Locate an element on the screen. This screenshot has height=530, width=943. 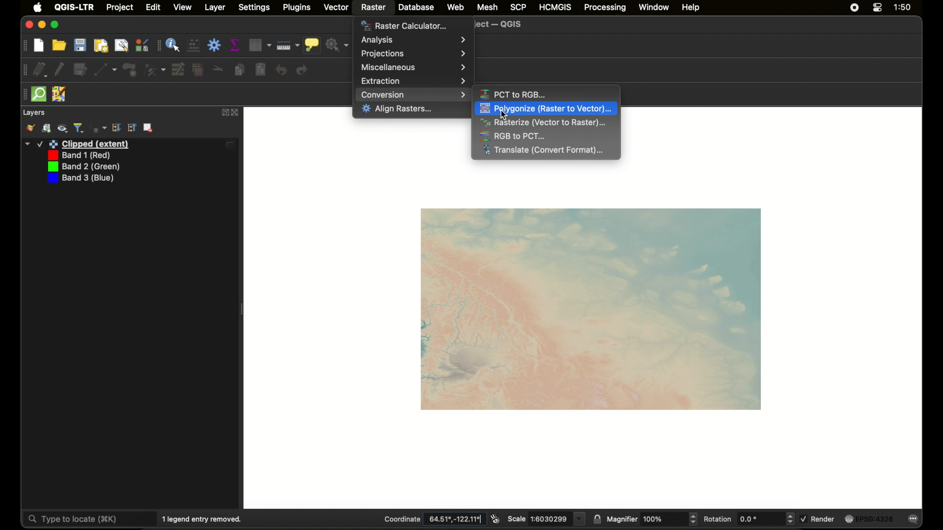
redo is located at coordinates (303, 70).